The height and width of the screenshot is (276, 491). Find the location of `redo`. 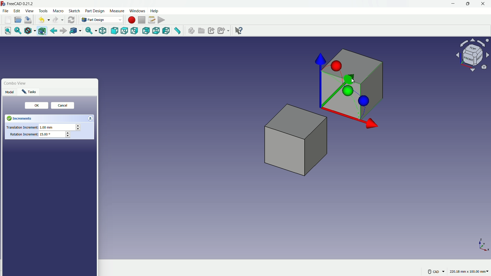

redo is located at coordinates (58, 20).